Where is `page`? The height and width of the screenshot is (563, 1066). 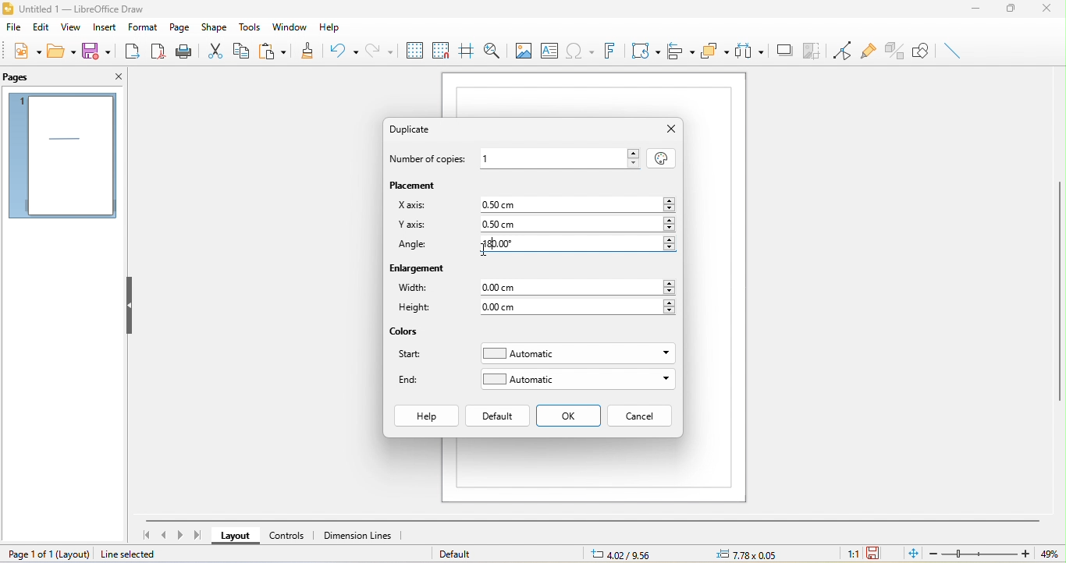
page is located at coordinates (180, 26).